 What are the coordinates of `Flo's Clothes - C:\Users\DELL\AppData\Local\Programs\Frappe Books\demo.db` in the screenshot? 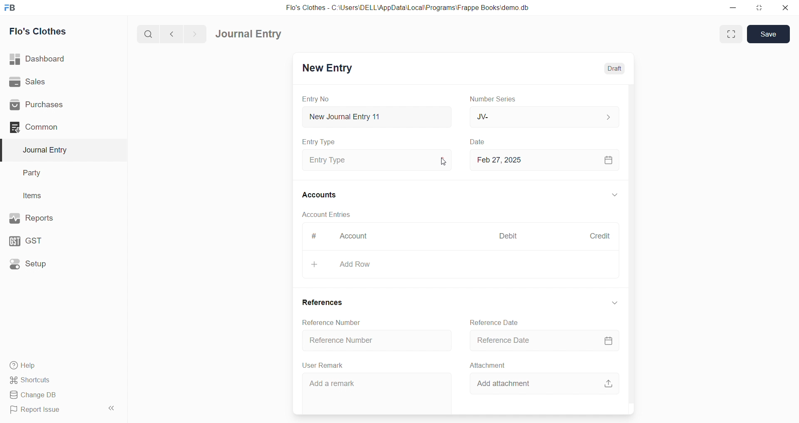 It's located at (407, 7).